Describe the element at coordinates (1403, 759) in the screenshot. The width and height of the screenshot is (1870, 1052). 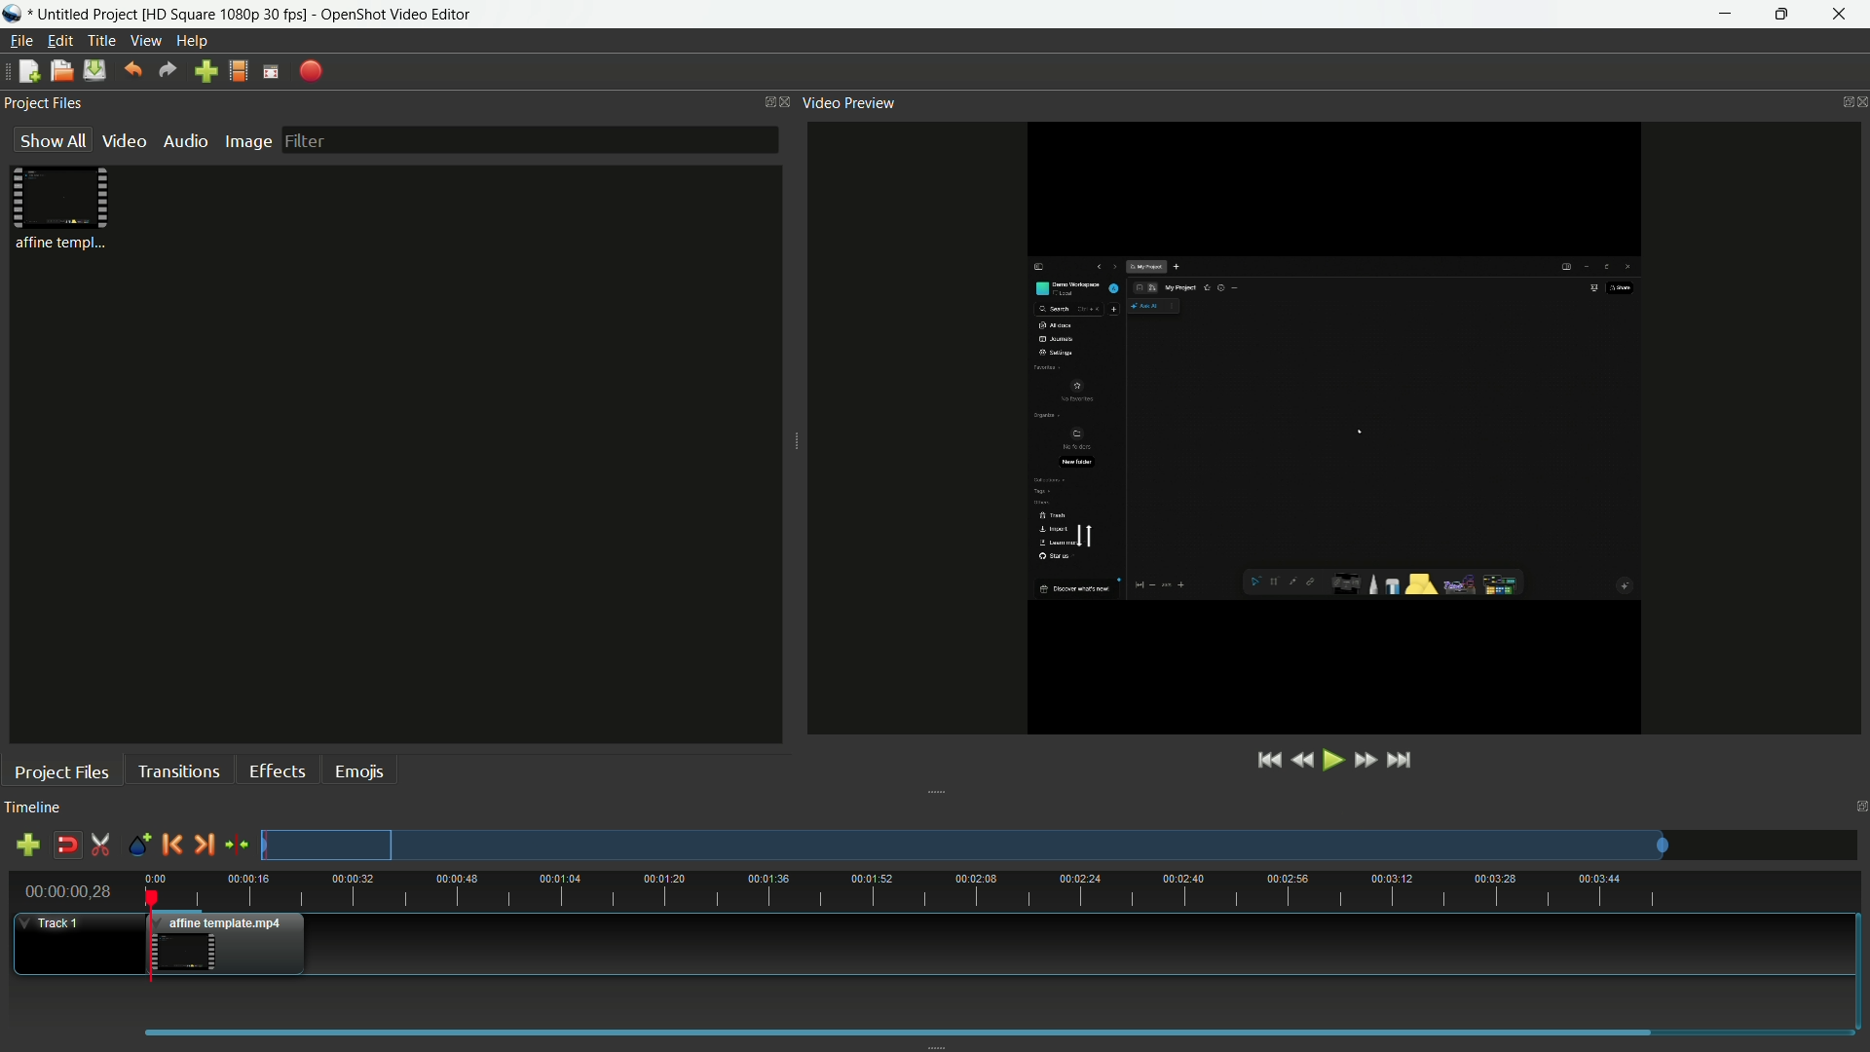
I see `jump to end` at that location.